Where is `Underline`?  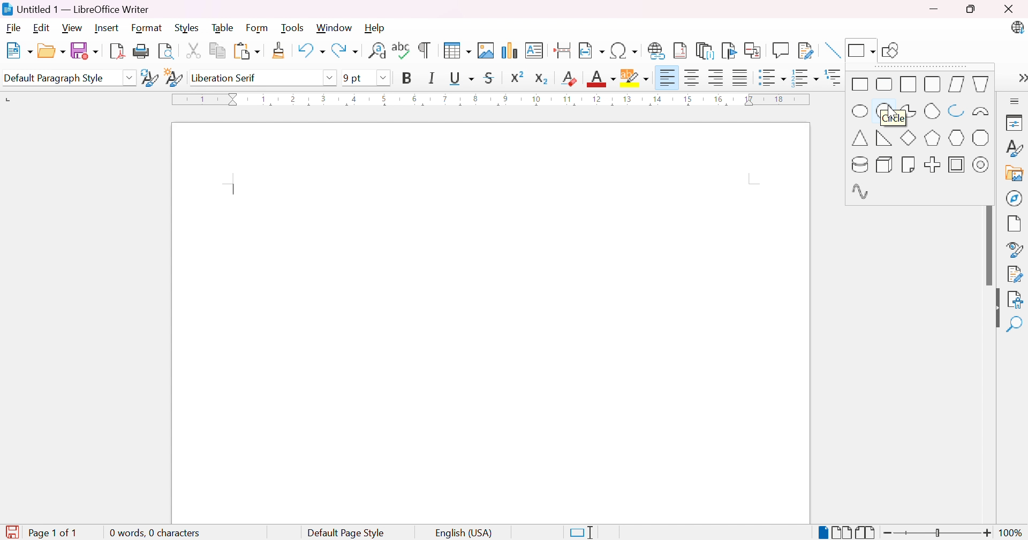
Underline is located at coordinates (462, 79).